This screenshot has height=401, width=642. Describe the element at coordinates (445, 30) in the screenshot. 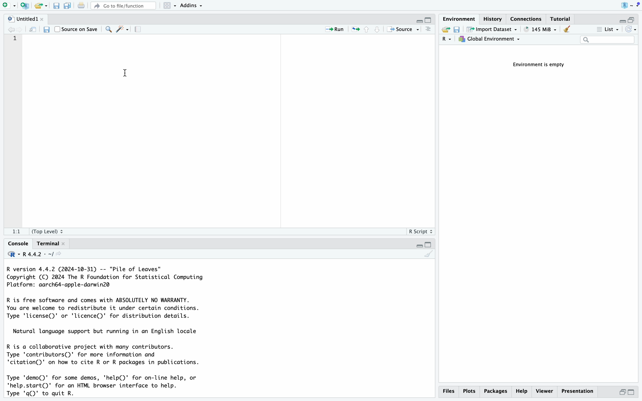

I see `load workspace` at that location.